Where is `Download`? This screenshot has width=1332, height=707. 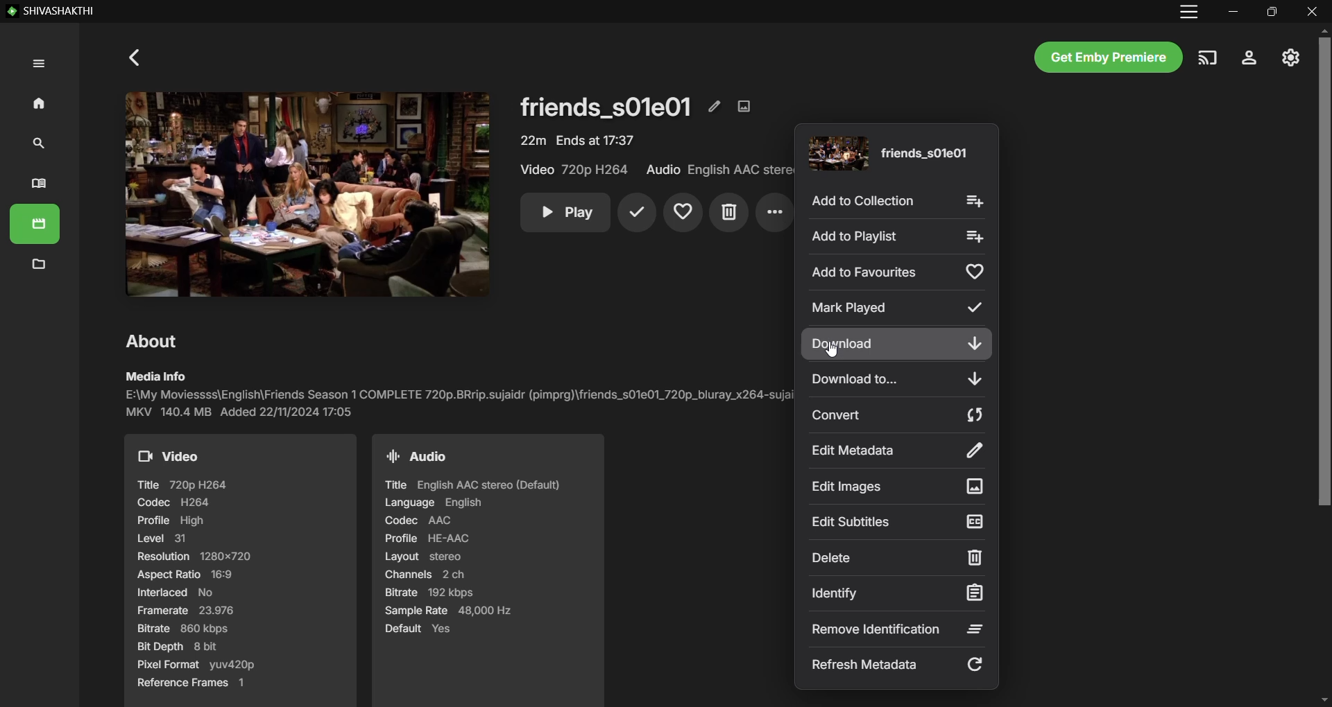
Download is located at coordinates (897, 344).